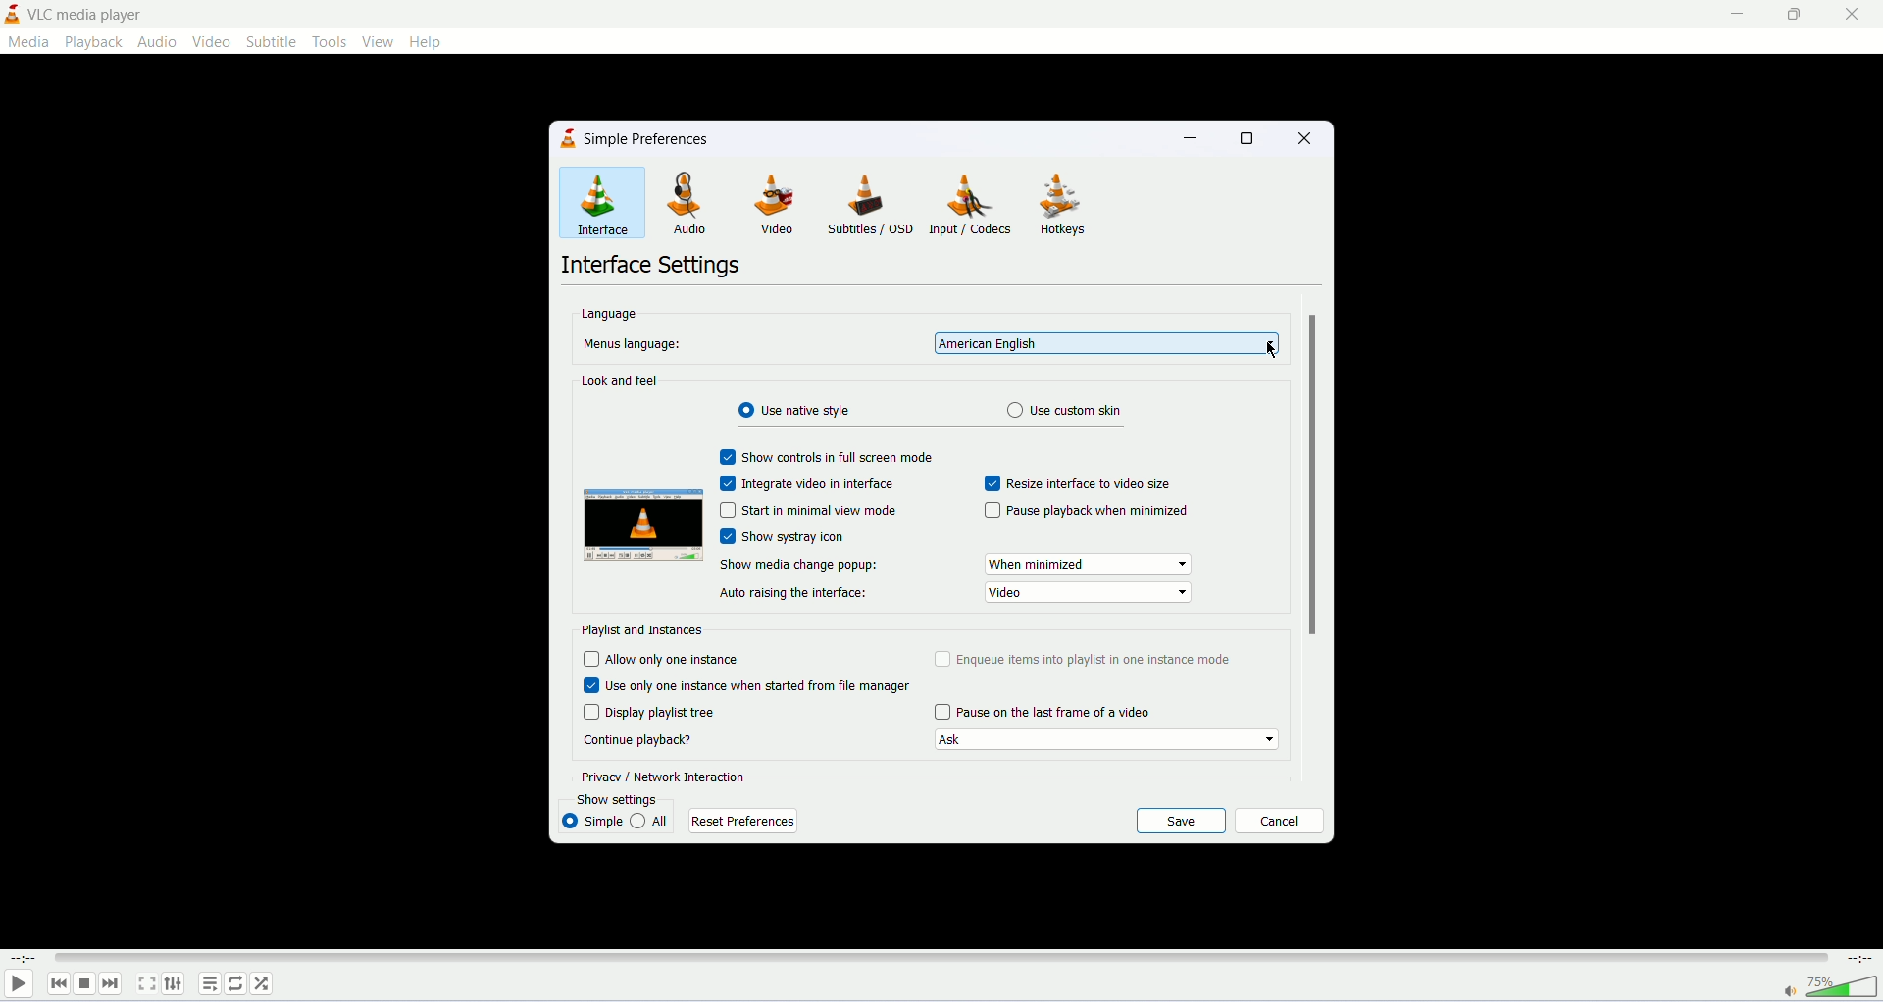 Image resolution: width=1883 pixels, height=1002 pixels. What do you see at coordinates (1792, 992) in the screenshot?
I see `mute` at bounding box center [1792, 992].